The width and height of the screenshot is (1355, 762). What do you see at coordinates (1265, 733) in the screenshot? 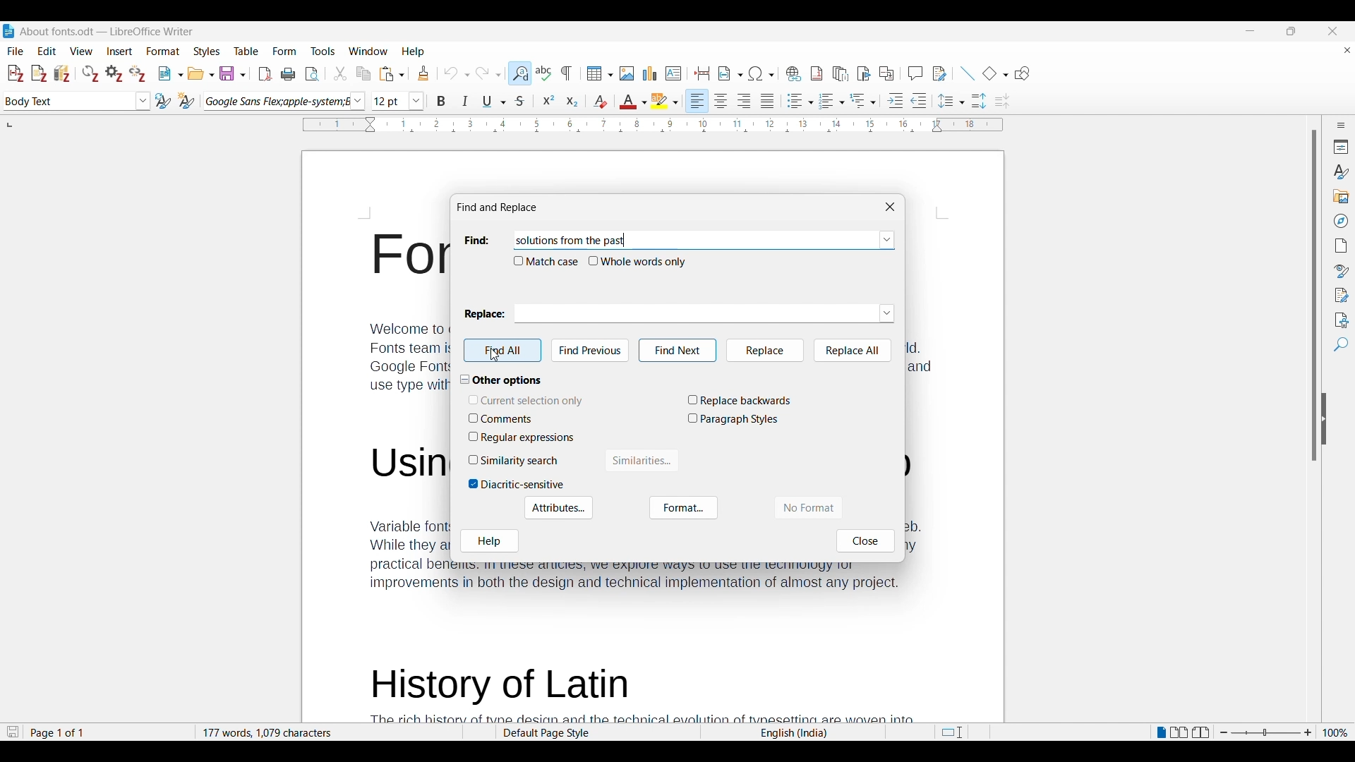
I see `Zoom in/out slider` at bounding box center [1265, 733].